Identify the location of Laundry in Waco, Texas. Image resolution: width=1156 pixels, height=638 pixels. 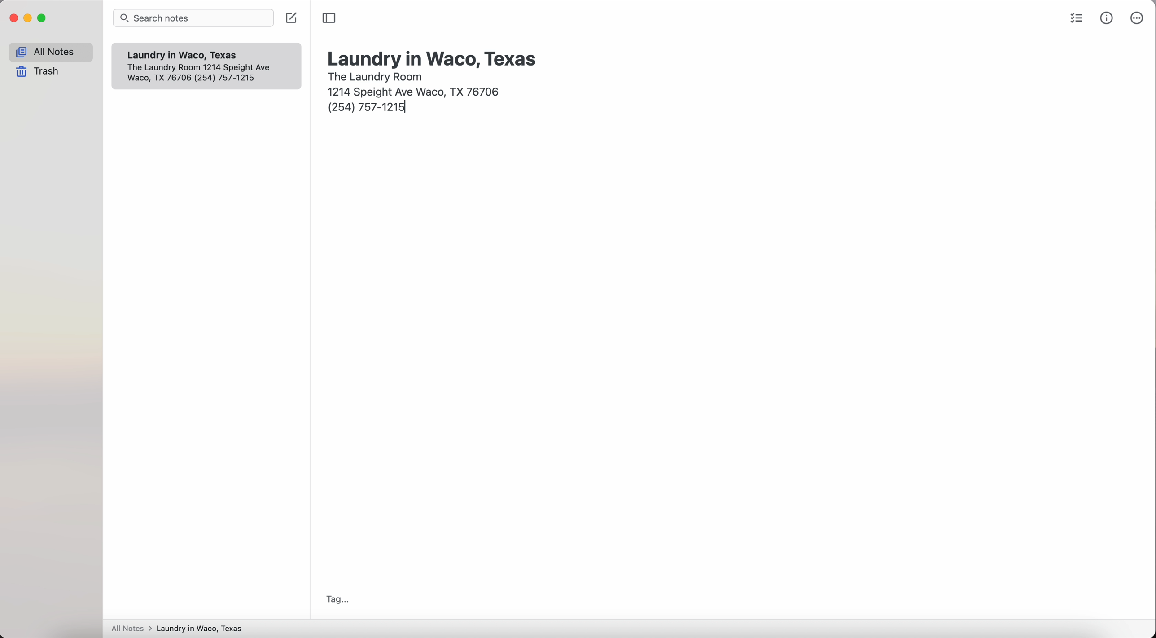
(188, 55).